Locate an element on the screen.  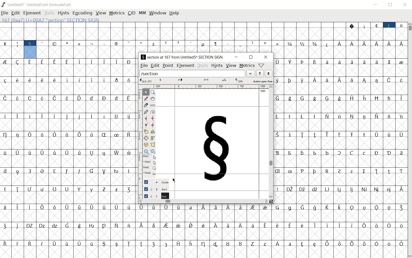
cursor is located at coordinates (174, 180).